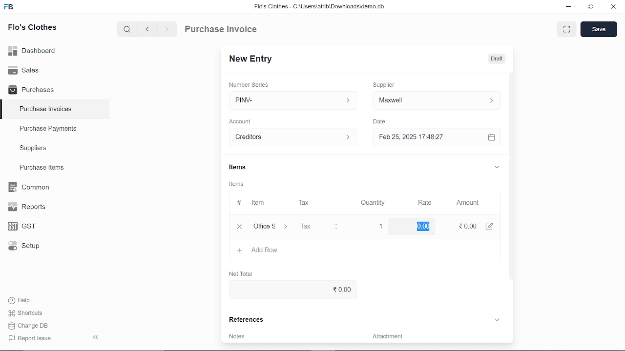 Image resolution: width=625 pixels, height=351 pixels. Describe the element at coordinates (32, 50) in the screenshot. I see `Dashboard` at that location.